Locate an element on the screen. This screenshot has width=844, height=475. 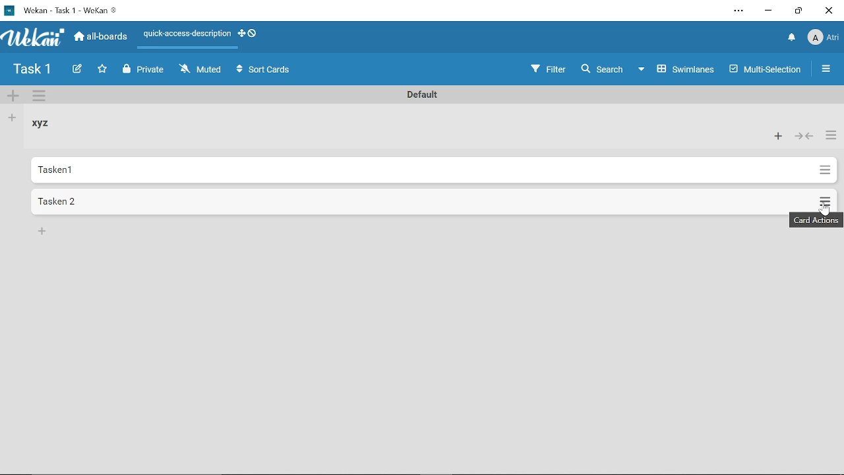
Cursor is located at coordinates (827, 209).